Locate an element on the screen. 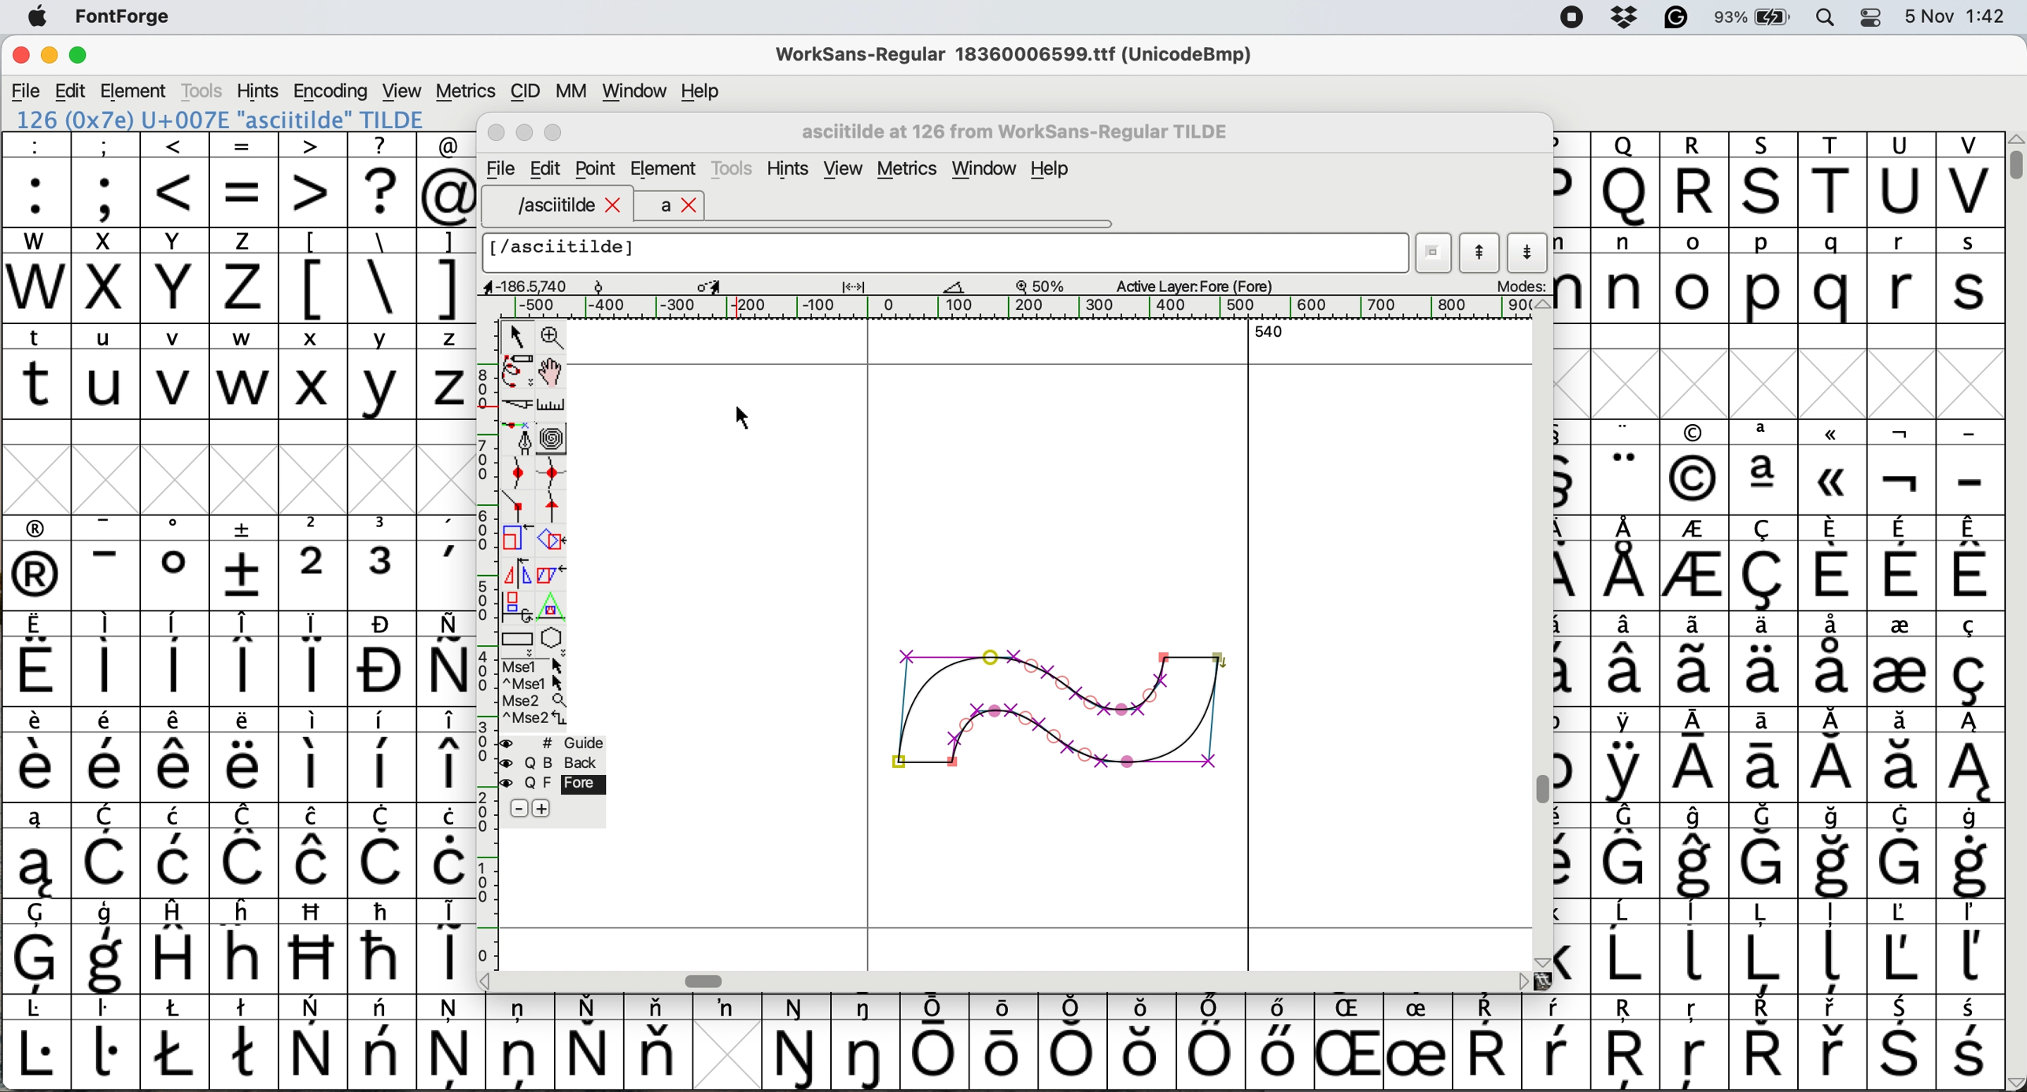 The height and width of the screenshot is (1092, 2027).  is located at coordinates (1629, 1044).